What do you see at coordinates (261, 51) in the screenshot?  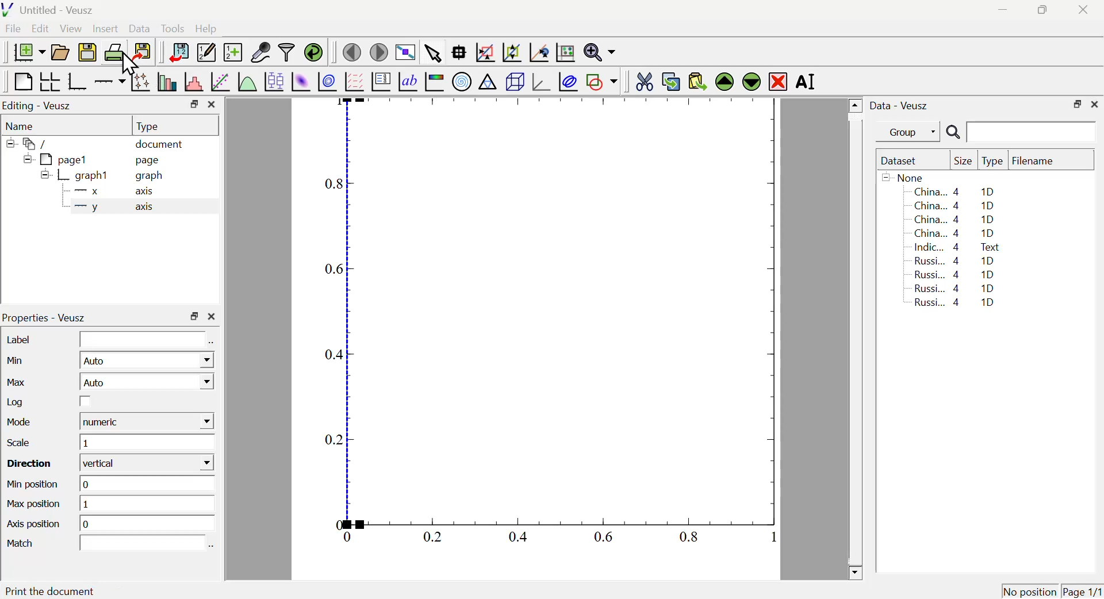 I see `Capture Remote Data` at bounding box center [261, 51].